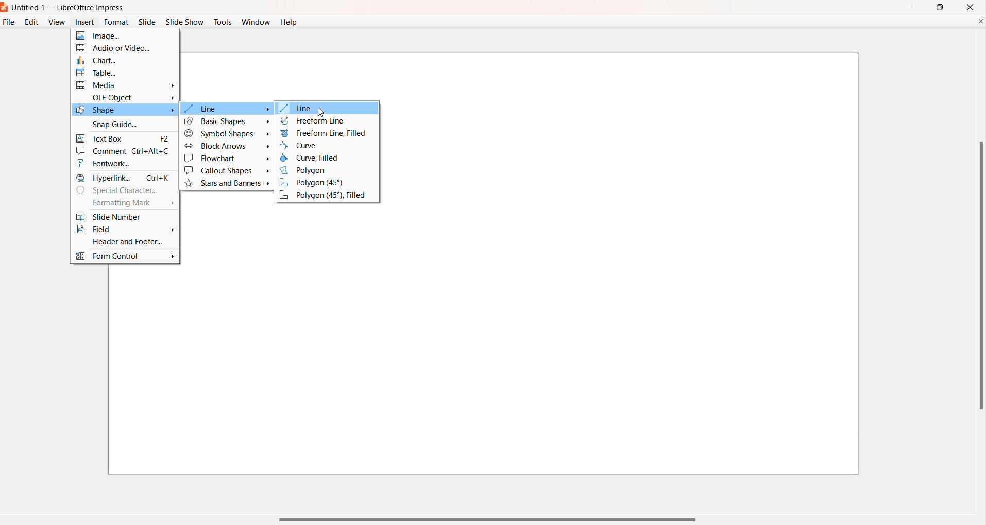 The width and height of the screenshot is (986, 525). What do you see at coordinates (227, 159) in the screenshot?
I see `Flowchart` at bounding box center [227, 159].